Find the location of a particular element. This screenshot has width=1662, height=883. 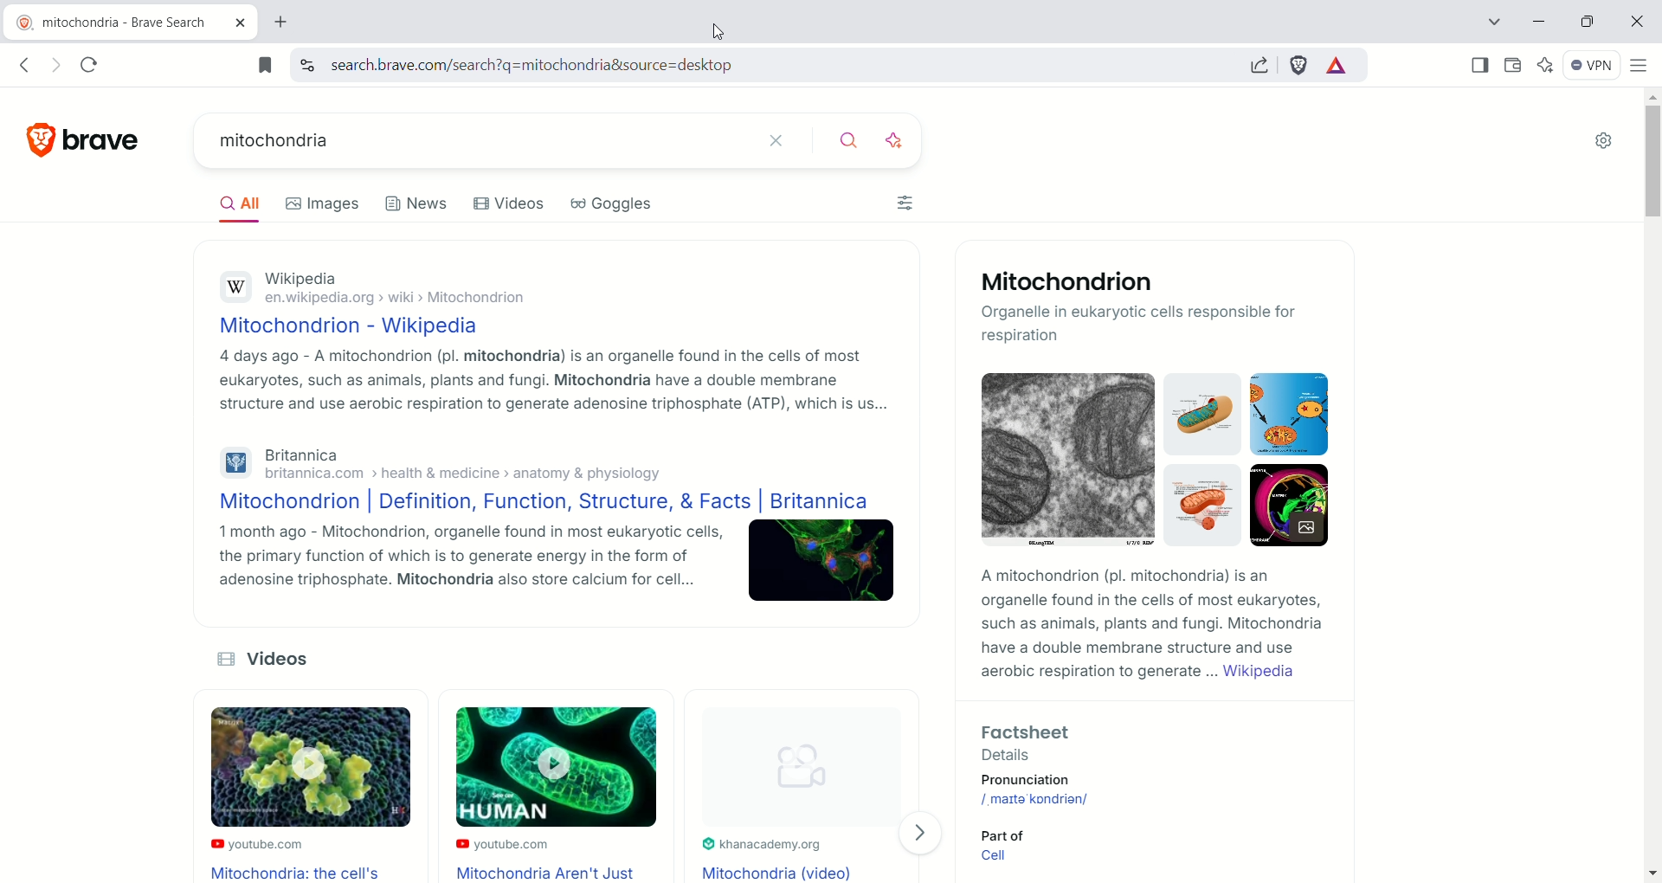

leo AI is located at coordinates (1550, 65).